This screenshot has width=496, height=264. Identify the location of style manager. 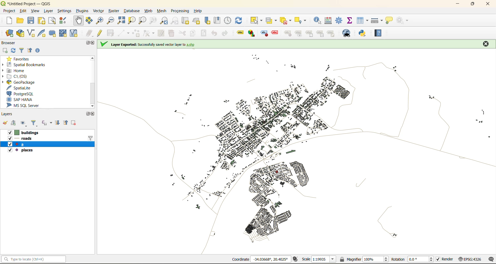
(65, 21).